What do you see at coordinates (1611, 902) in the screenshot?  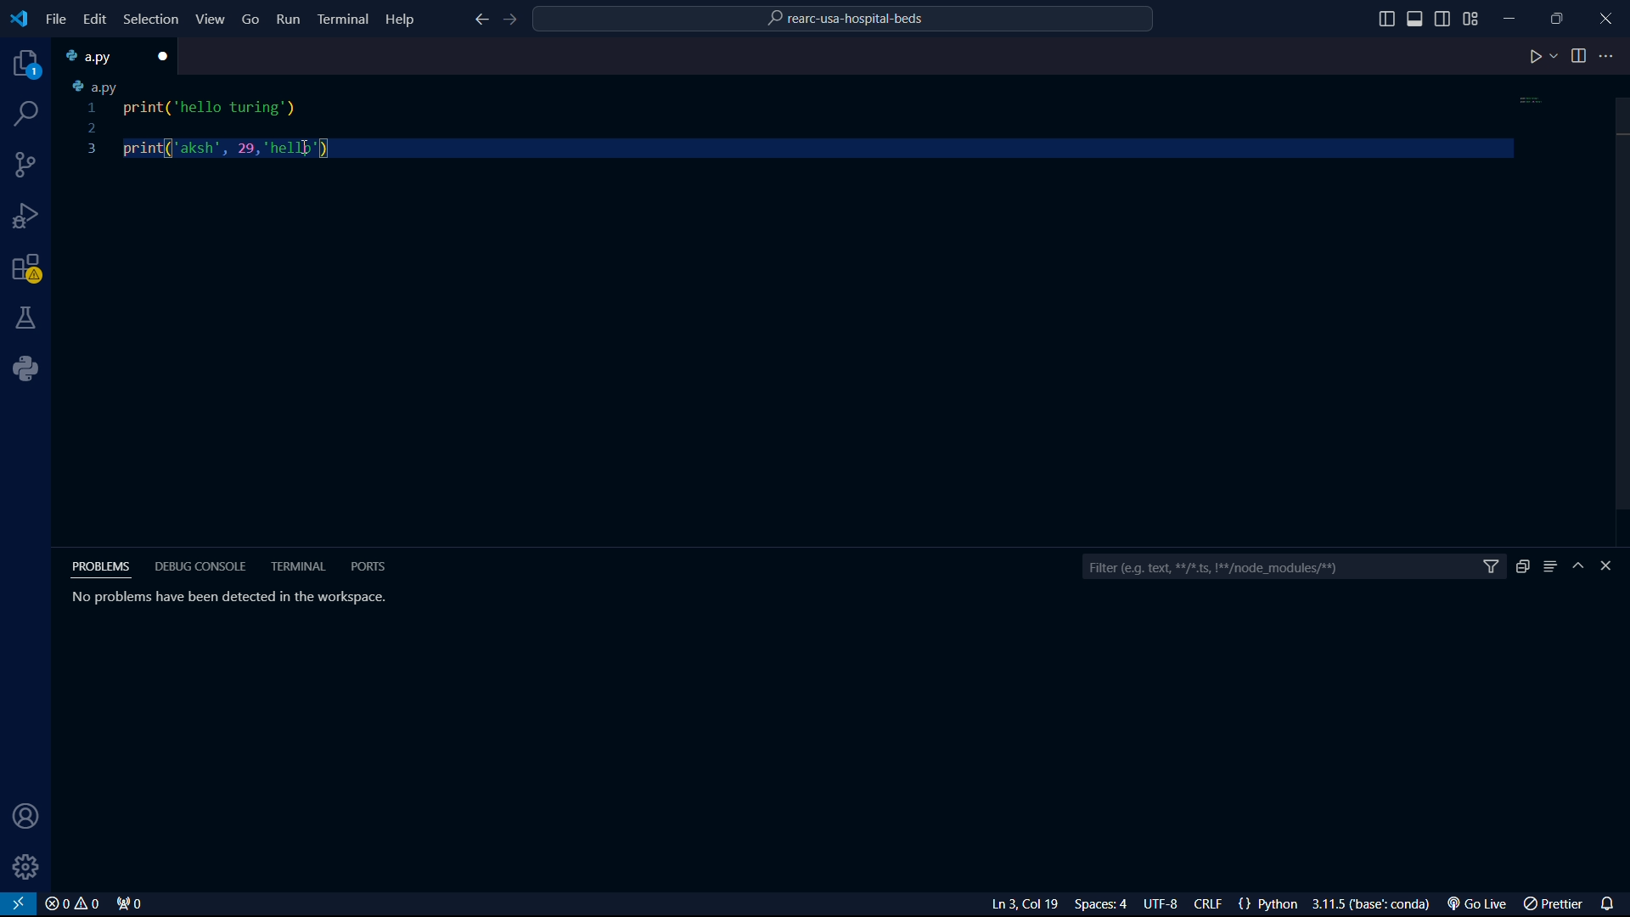 I see `notifications` at bounding box center [1611, 902].